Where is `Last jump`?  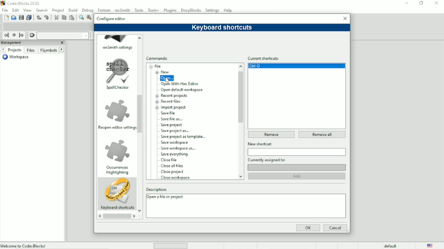 Last jump is located at coordinates (13, 35).